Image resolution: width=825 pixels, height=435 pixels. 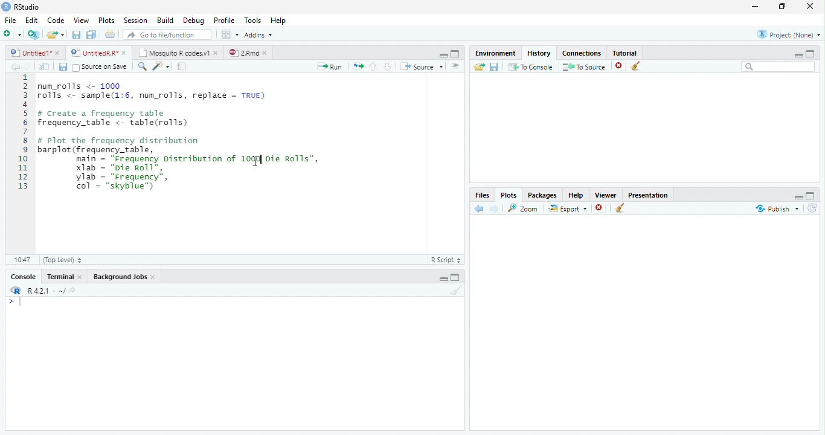 I want to click on | Mosquito R codesv1, so click(x=178, y=53).